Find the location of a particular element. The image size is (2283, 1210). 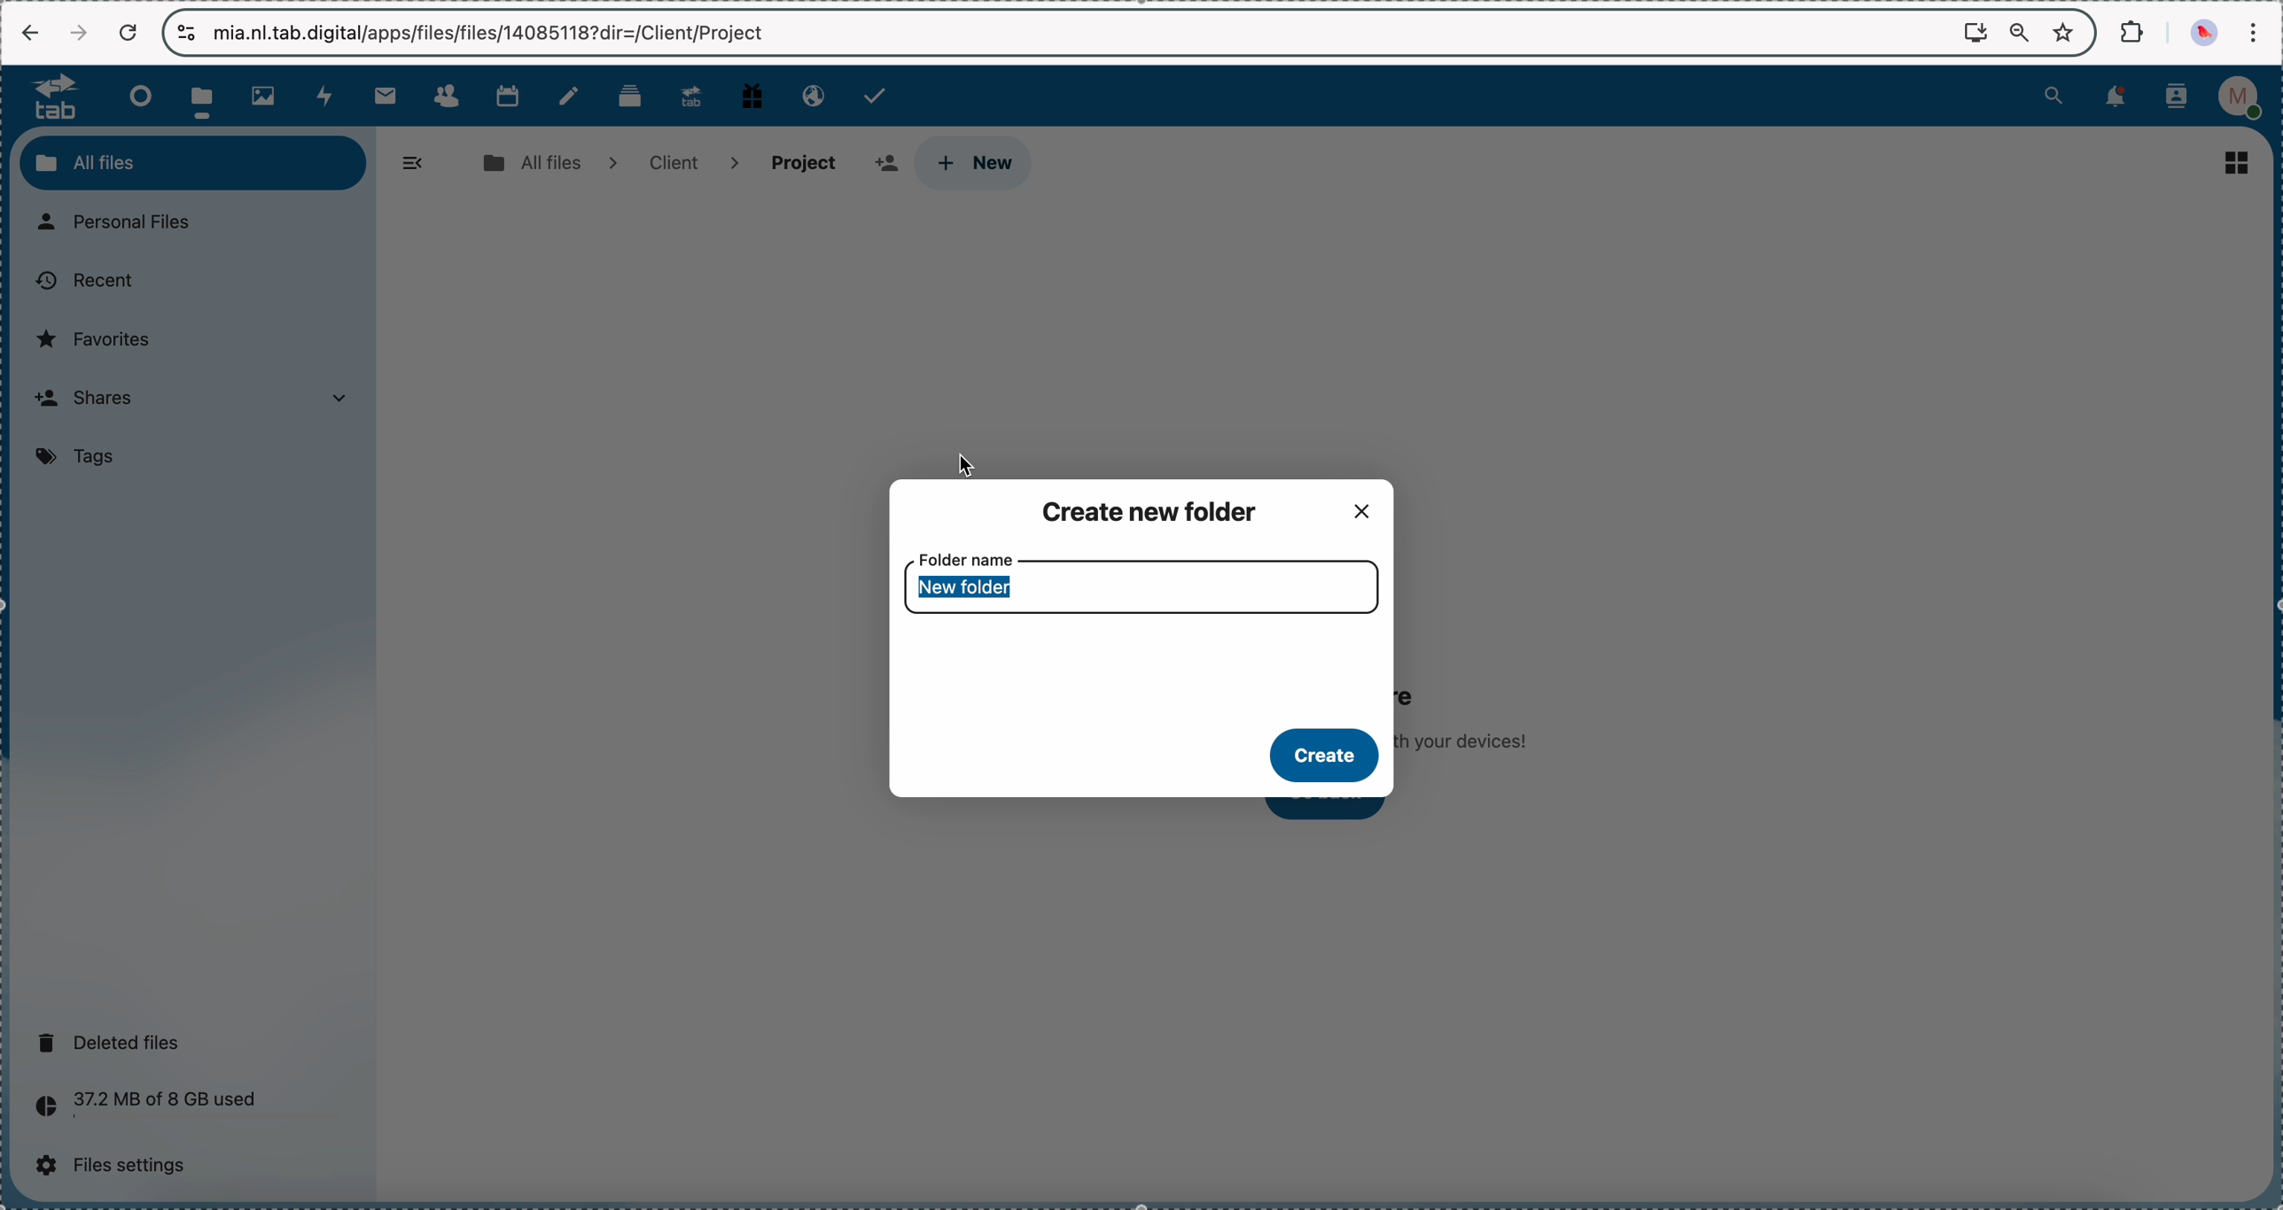

click on new button is located at coordinates (982, 165).